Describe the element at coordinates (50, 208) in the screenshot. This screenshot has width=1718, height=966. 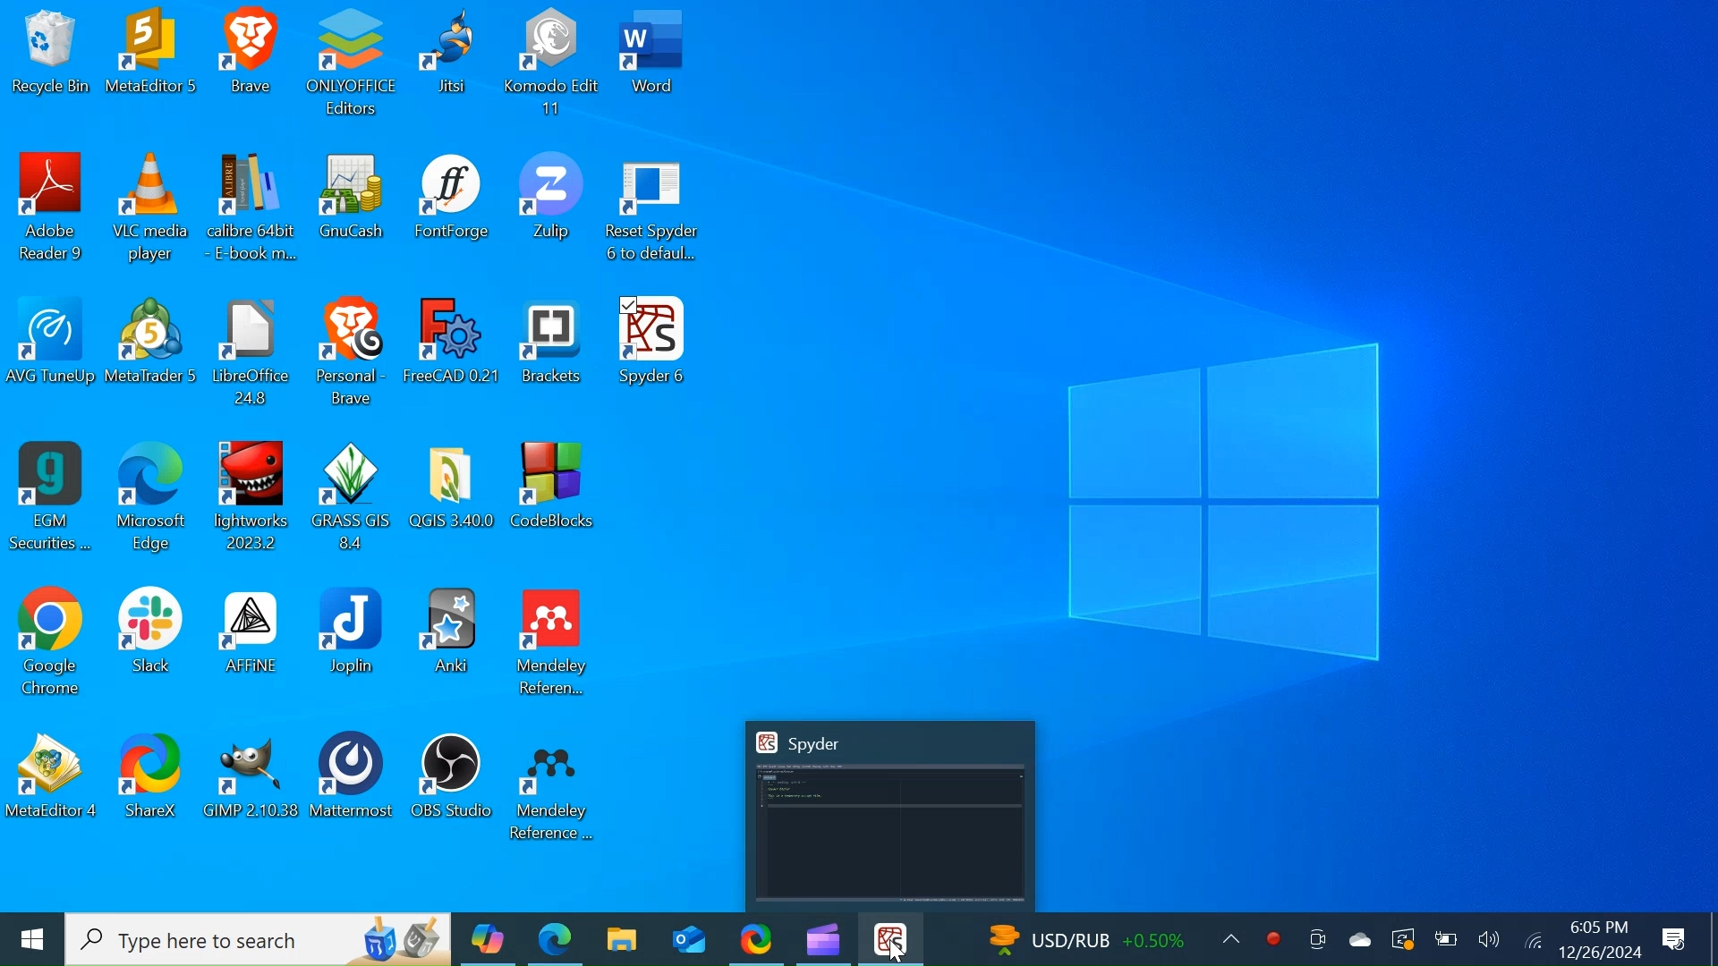
I see `Adobe Reader Desktop Icon` at that location.